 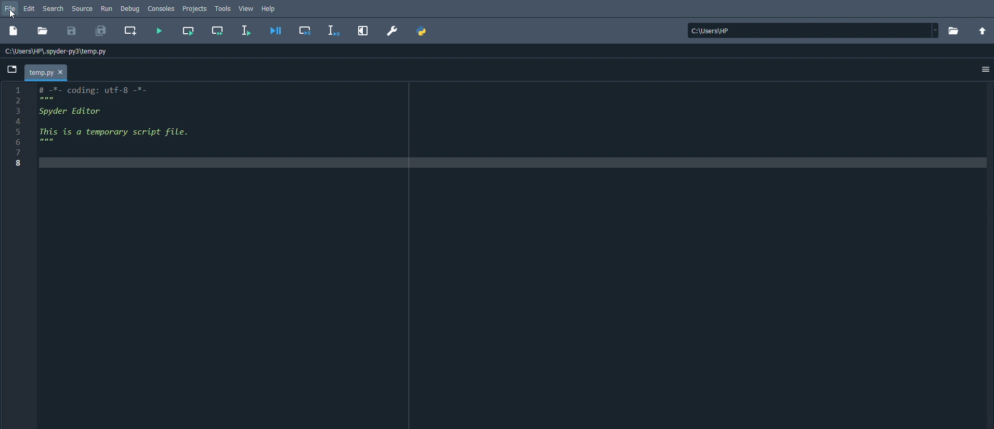 What do you see at coordinates (270, 9) in the screenshot?
I see `Help` at bounding box center [270, 9].